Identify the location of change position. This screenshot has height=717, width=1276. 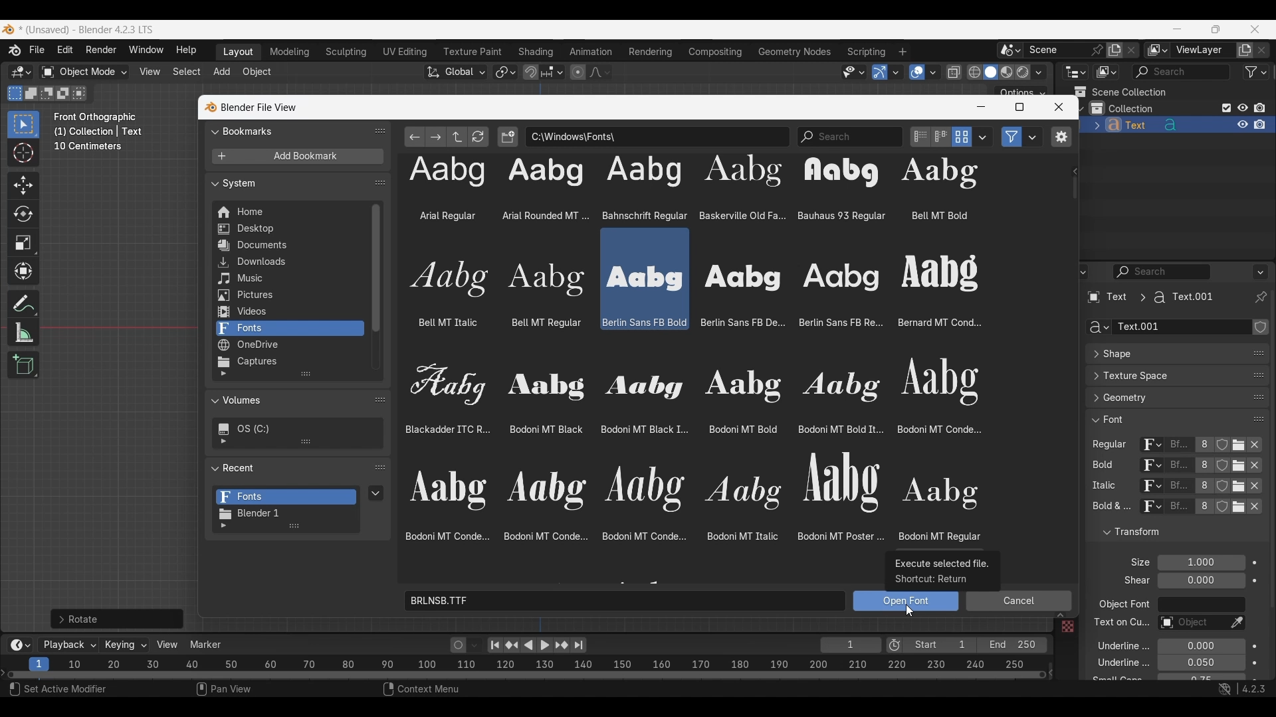
(1257, 398).